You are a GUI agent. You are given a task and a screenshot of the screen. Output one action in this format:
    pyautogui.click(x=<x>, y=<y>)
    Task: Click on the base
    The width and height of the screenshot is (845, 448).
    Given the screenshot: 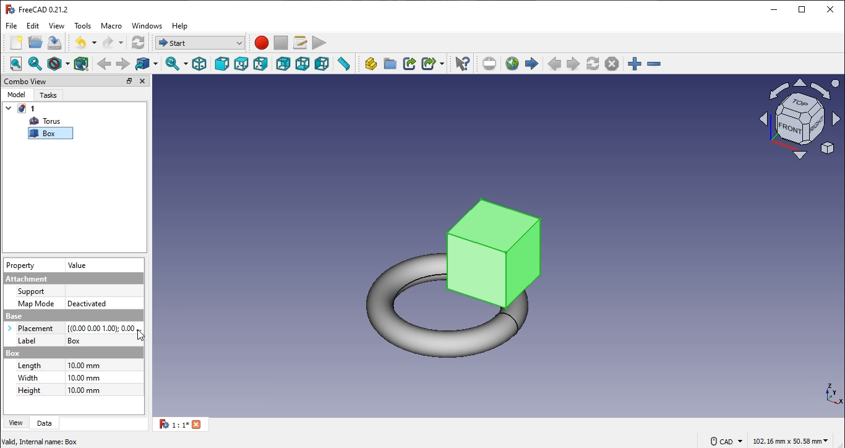 What is the action you would take?
    pyautogui.click(x=71, y=316)
    